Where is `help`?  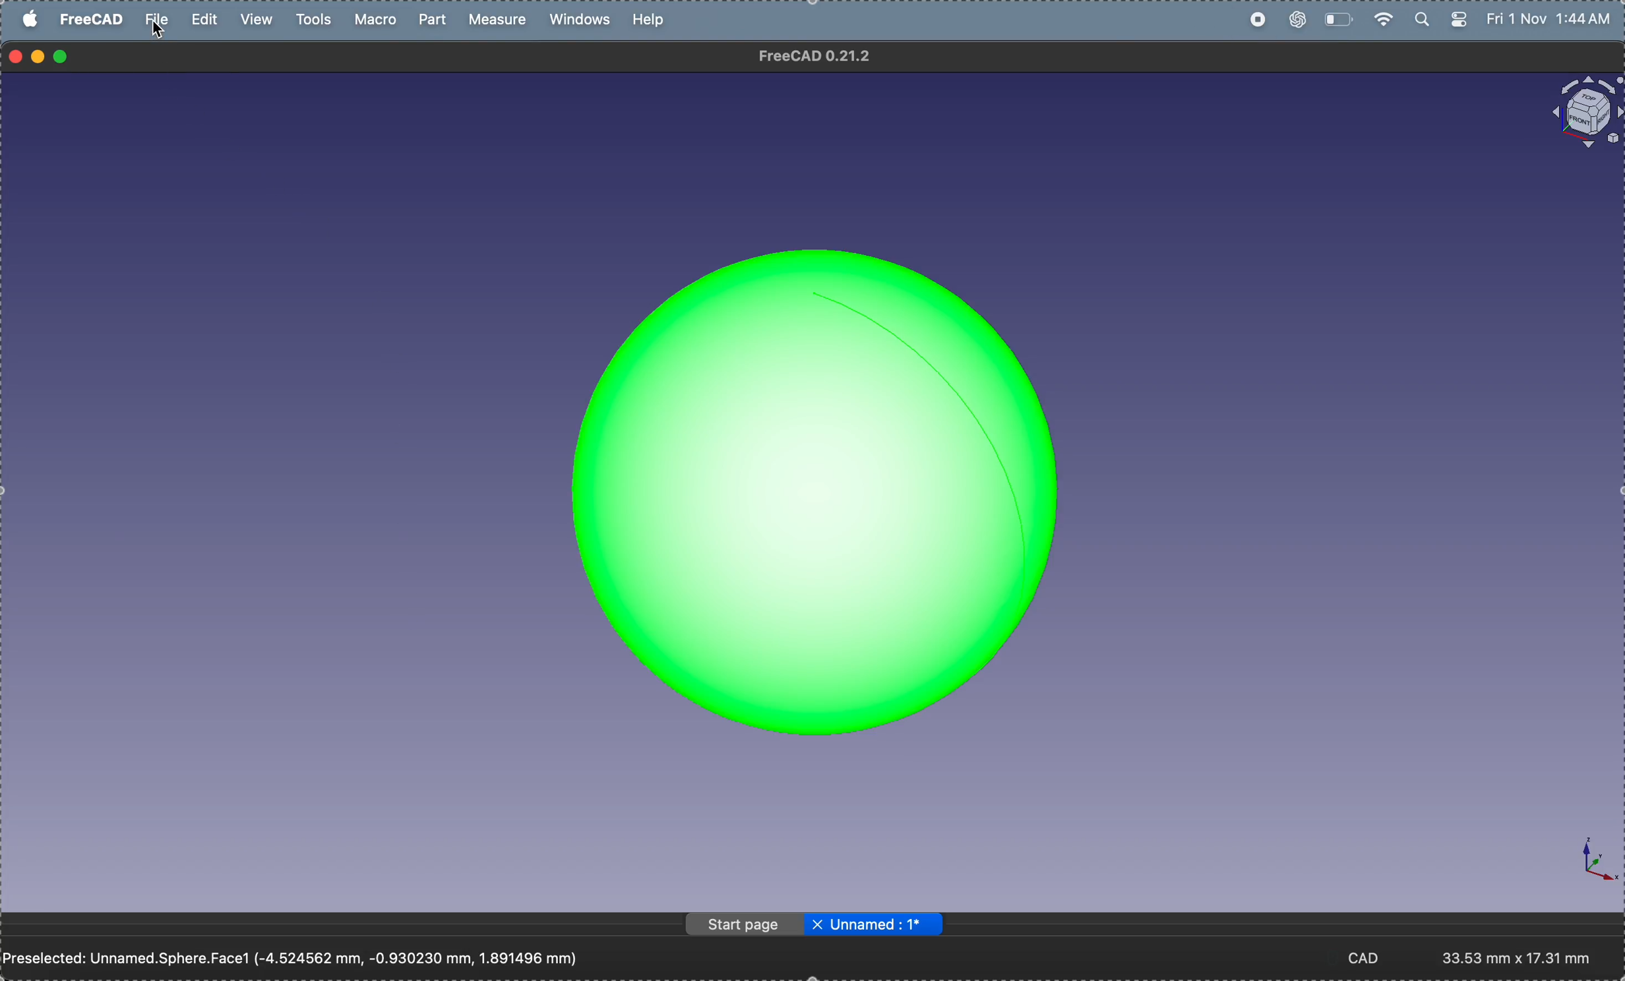 help is located at coordinates (652, 18).